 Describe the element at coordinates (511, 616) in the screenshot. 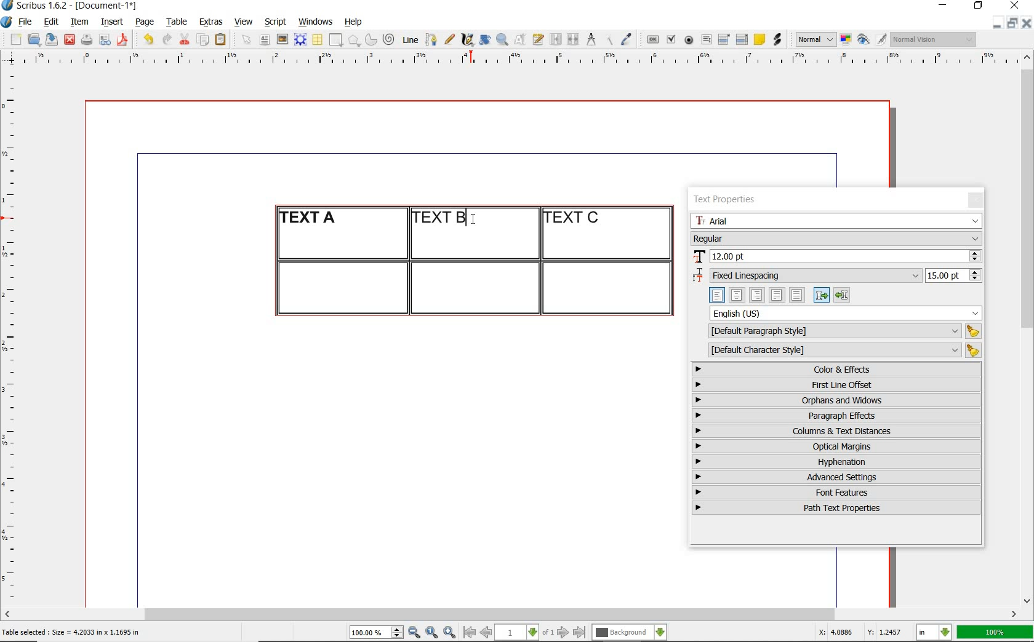

I see `scrollbar` at that location.